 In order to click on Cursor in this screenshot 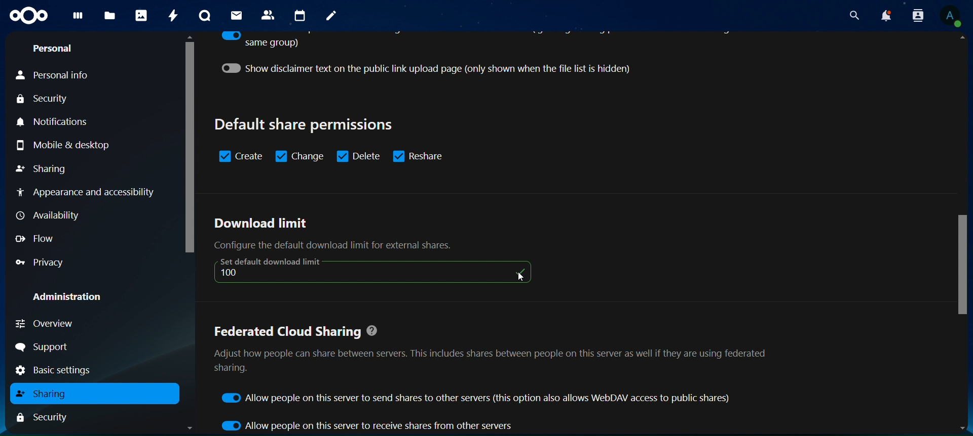, I will do `click(522, 276)`.